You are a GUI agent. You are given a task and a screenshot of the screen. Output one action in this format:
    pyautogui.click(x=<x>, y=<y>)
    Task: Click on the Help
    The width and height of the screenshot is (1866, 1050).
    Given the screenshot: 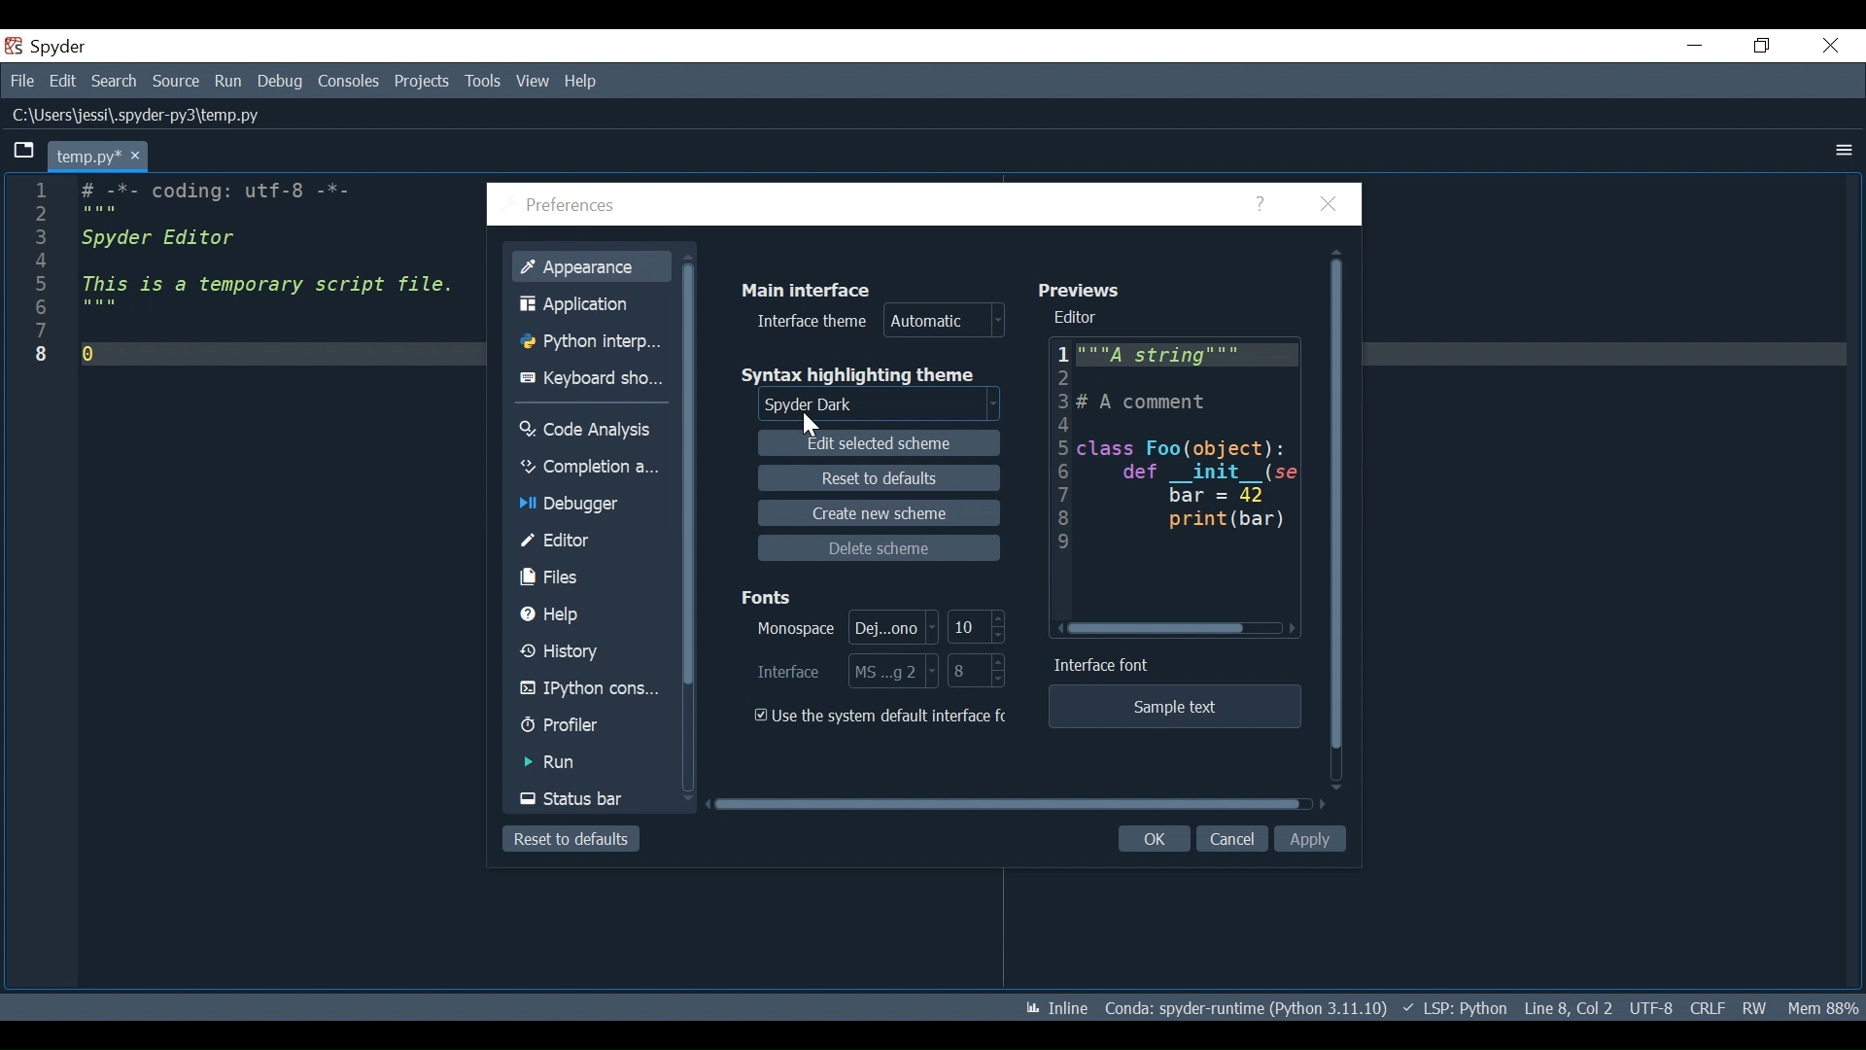 What is the action you would take?
    pyautogui.click(x=581, y=82)
    